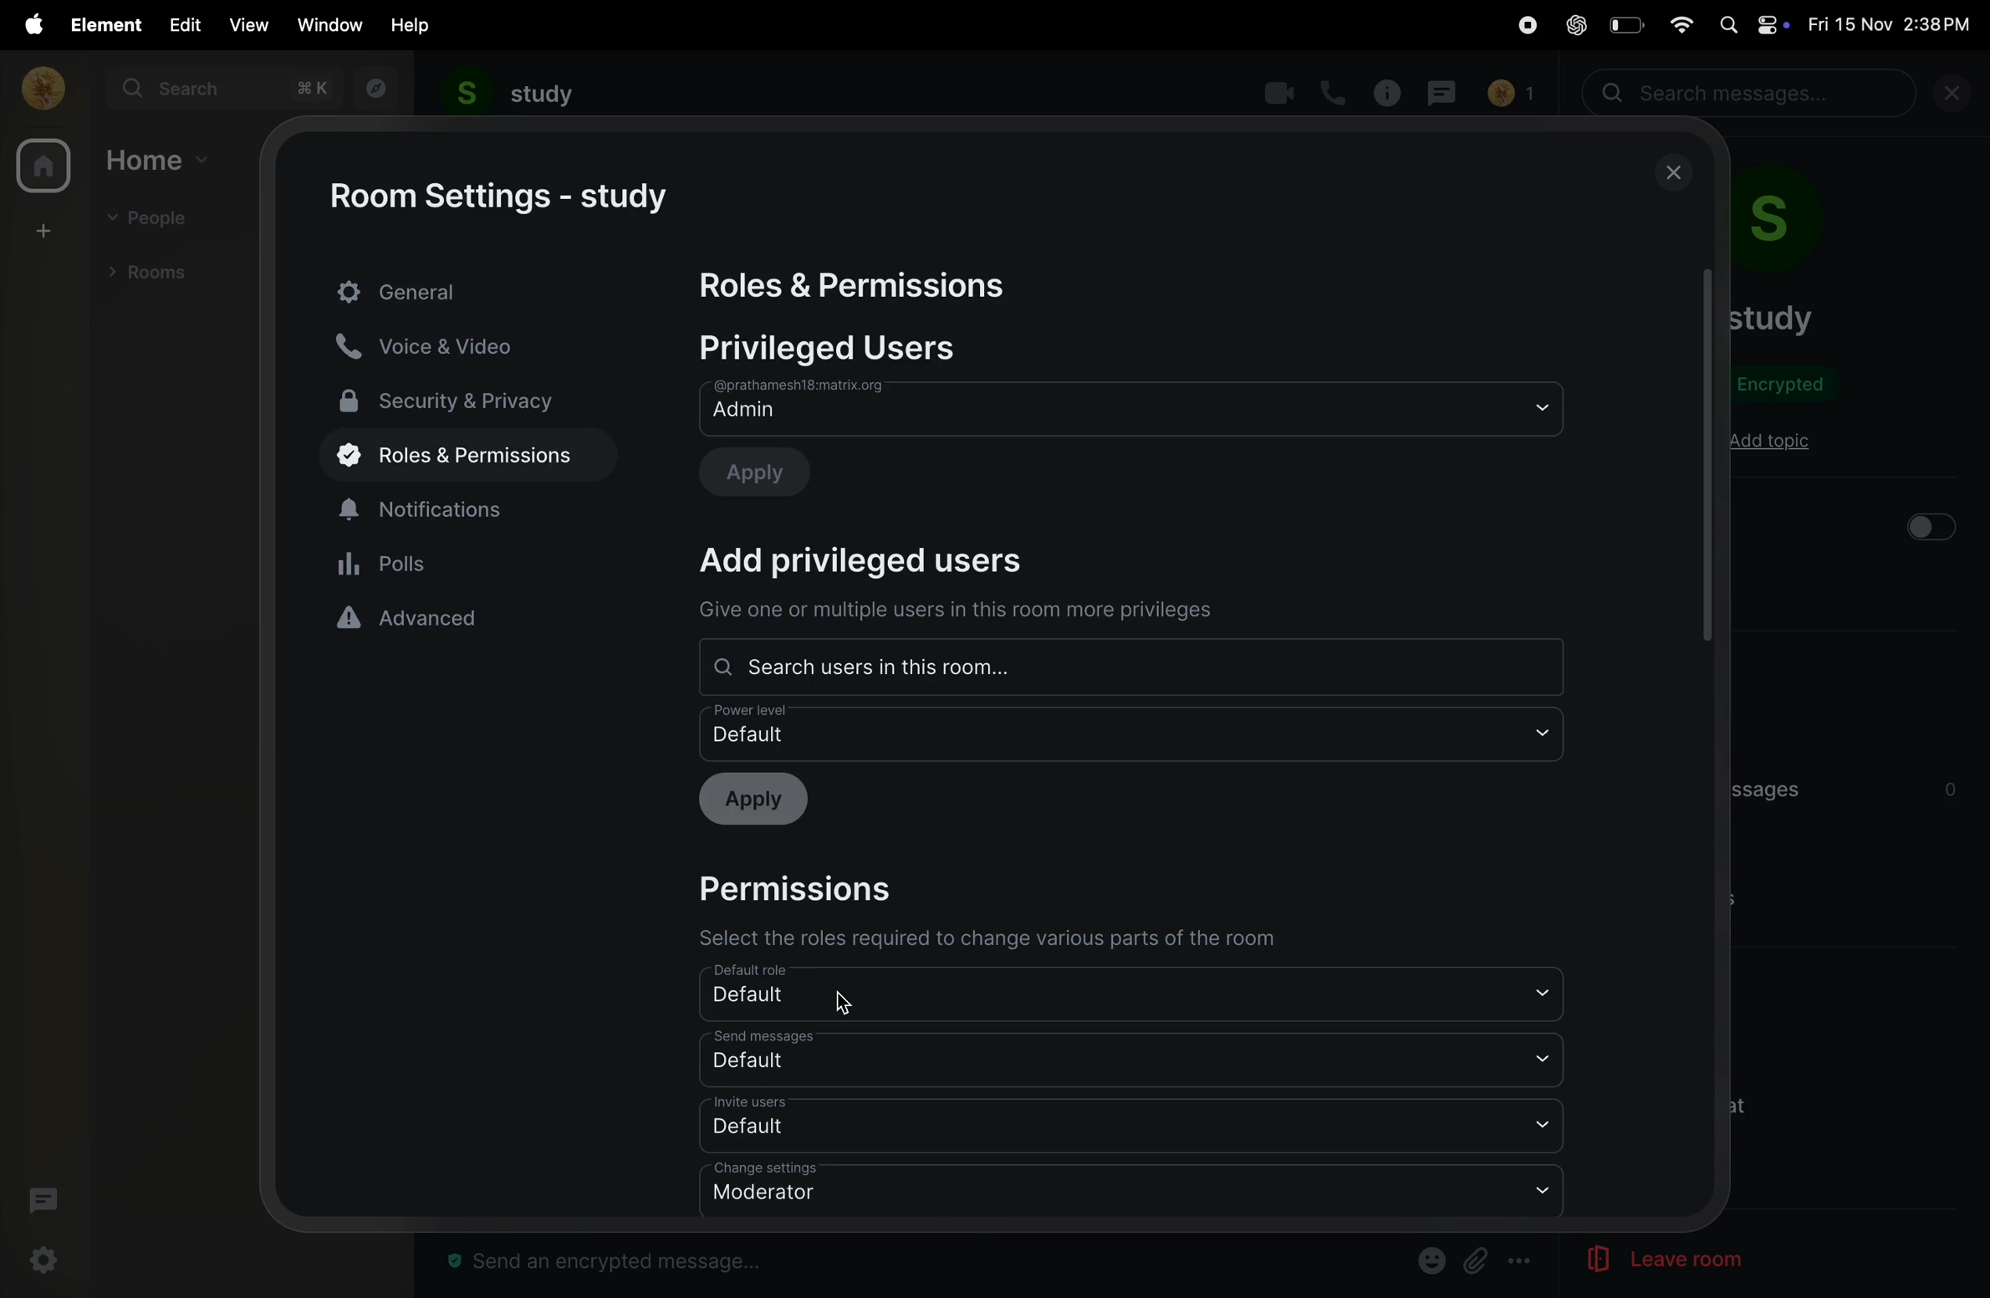 The width and height of the screenshot is (1990, 1298). I want to click on button, so click(1929, 527).